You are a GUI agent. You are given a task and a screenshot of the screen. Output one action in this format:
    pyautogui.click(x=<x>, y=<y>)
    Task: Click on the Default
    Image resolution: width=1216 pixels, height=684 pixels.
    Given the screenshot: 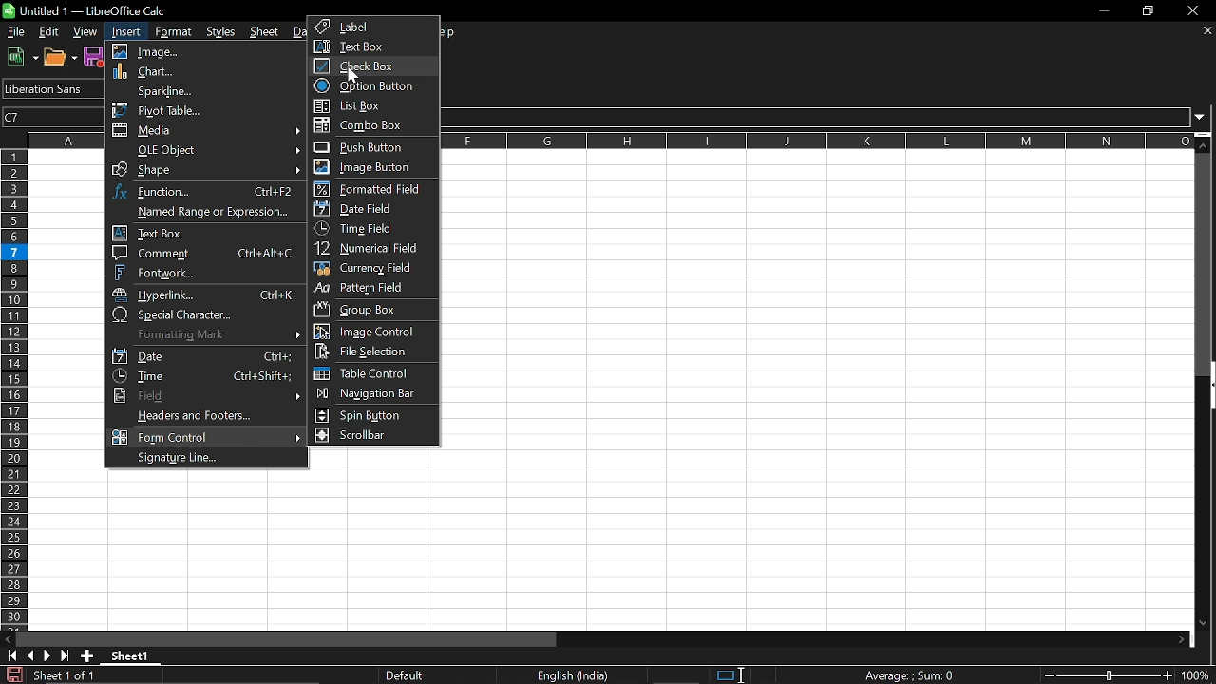 What is the action you would take?
    pyautogui.click(x=409, y=675)
    